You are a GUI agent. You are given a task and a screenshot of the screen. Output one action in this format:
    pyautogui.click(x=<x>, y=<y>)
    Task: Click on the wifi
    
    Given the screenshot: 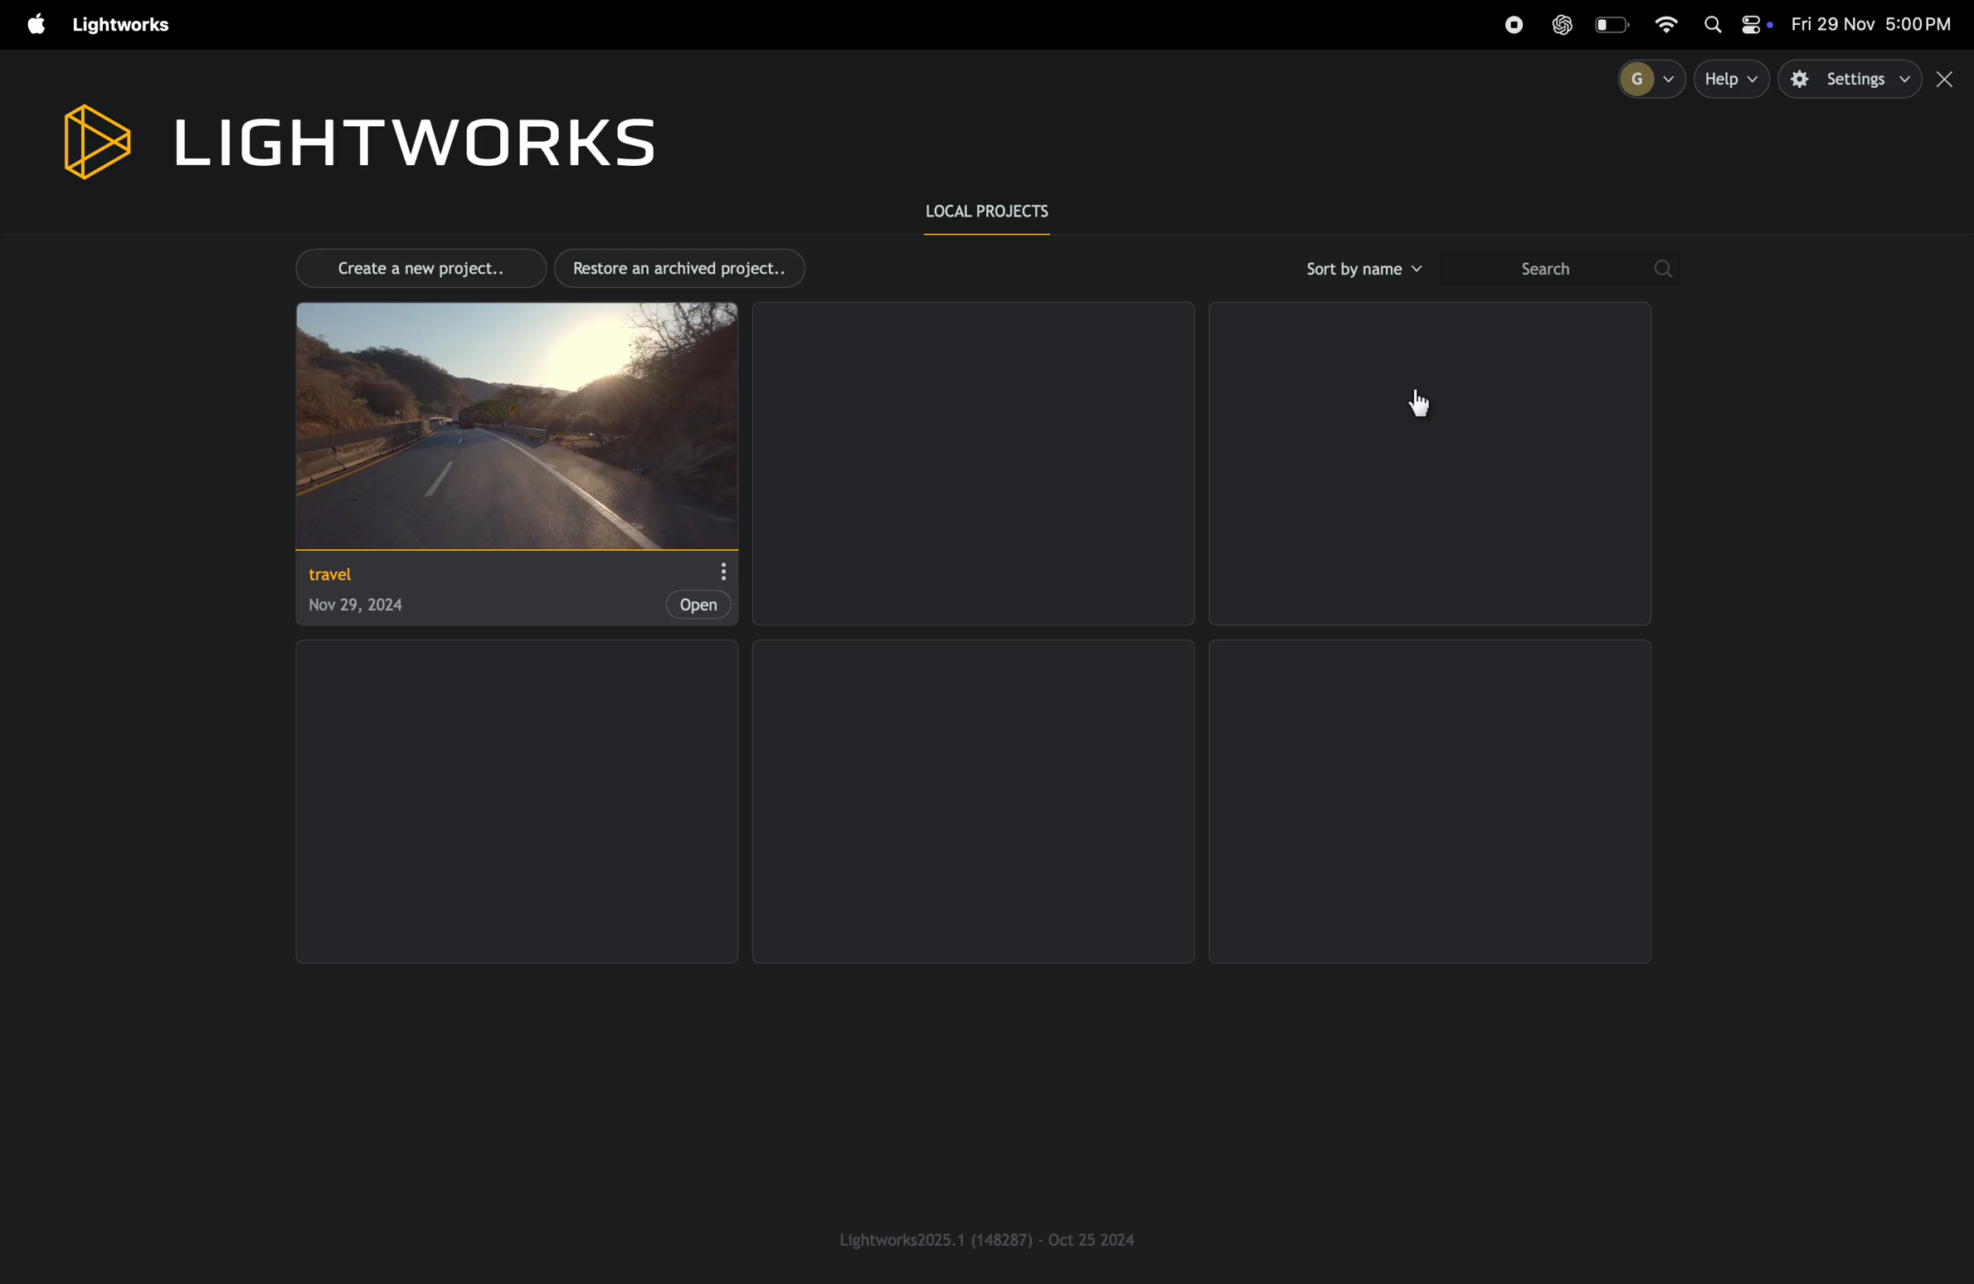 What is the action you would take?
    pyautogui.click(x=1675, y=22)
    